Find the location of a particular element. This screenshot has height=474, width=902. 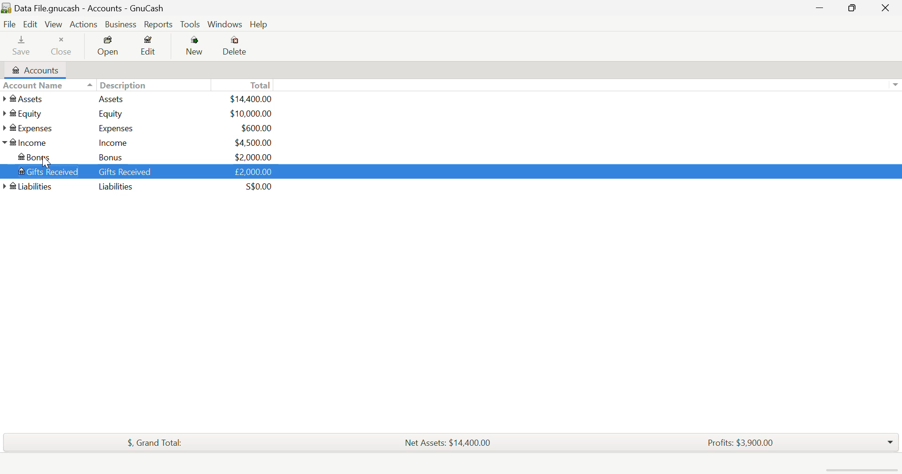

Accounts Tab Open is located at coordinates (33, 69).